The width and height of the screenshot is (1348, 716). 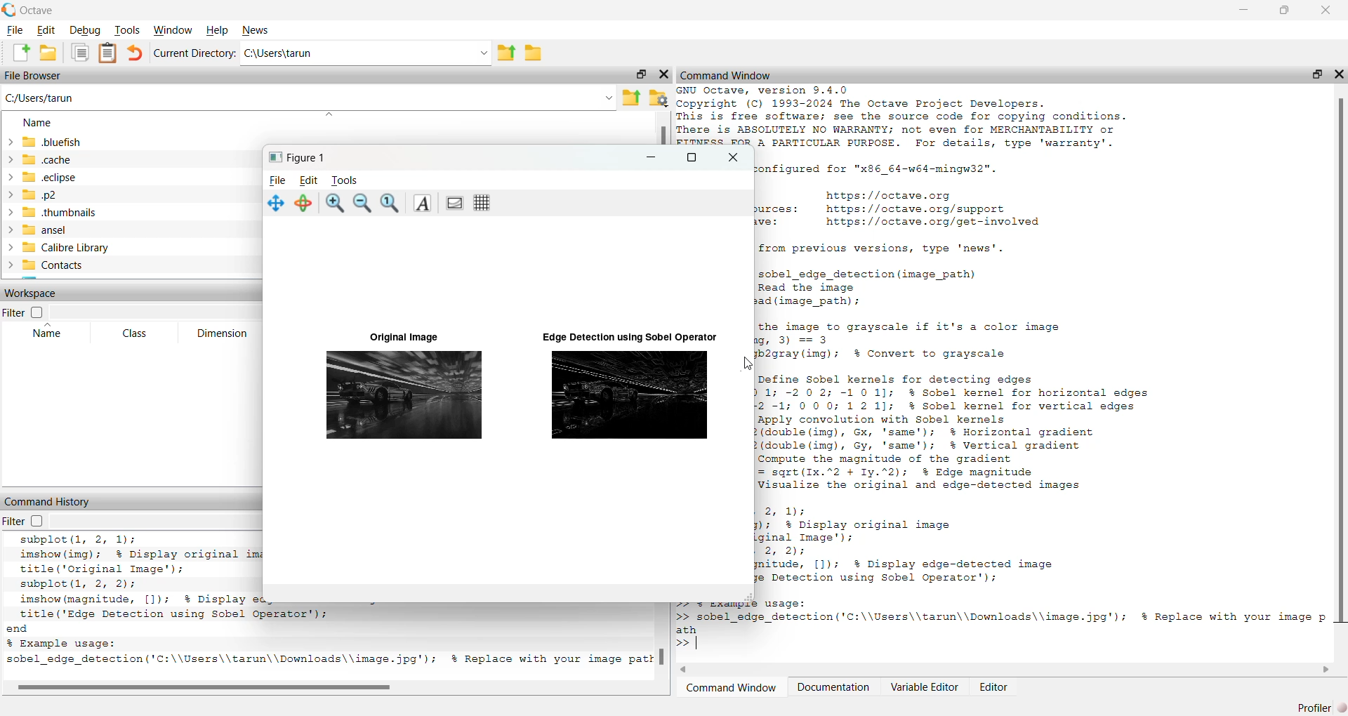 What do you see at coordinates (1340, 74) in the screenshot?
I see `close` at bounding box center [1340, 74].